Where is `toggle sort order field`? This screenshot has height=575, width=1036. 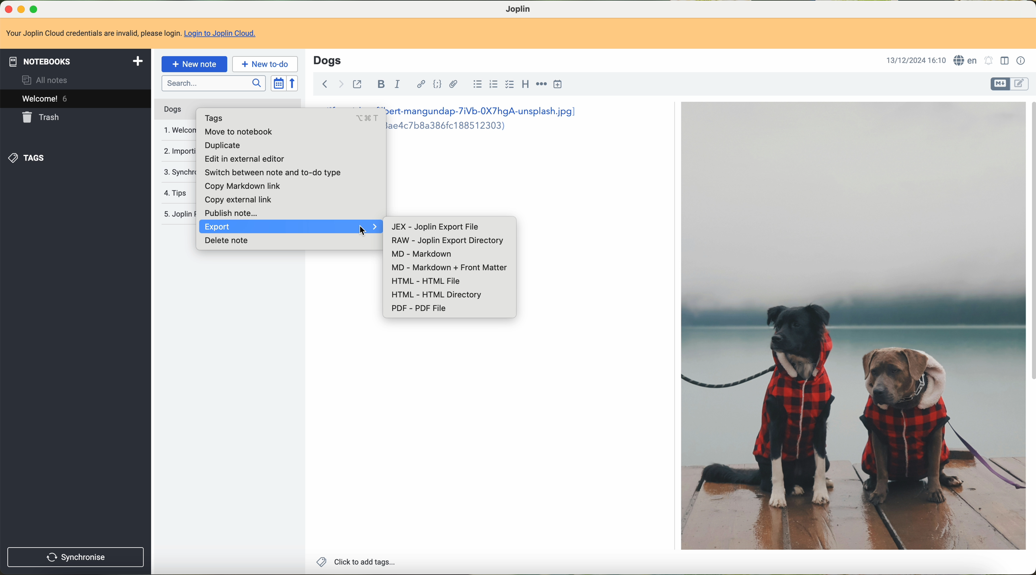 toggle sort order field is located at coordinates (278, 83).